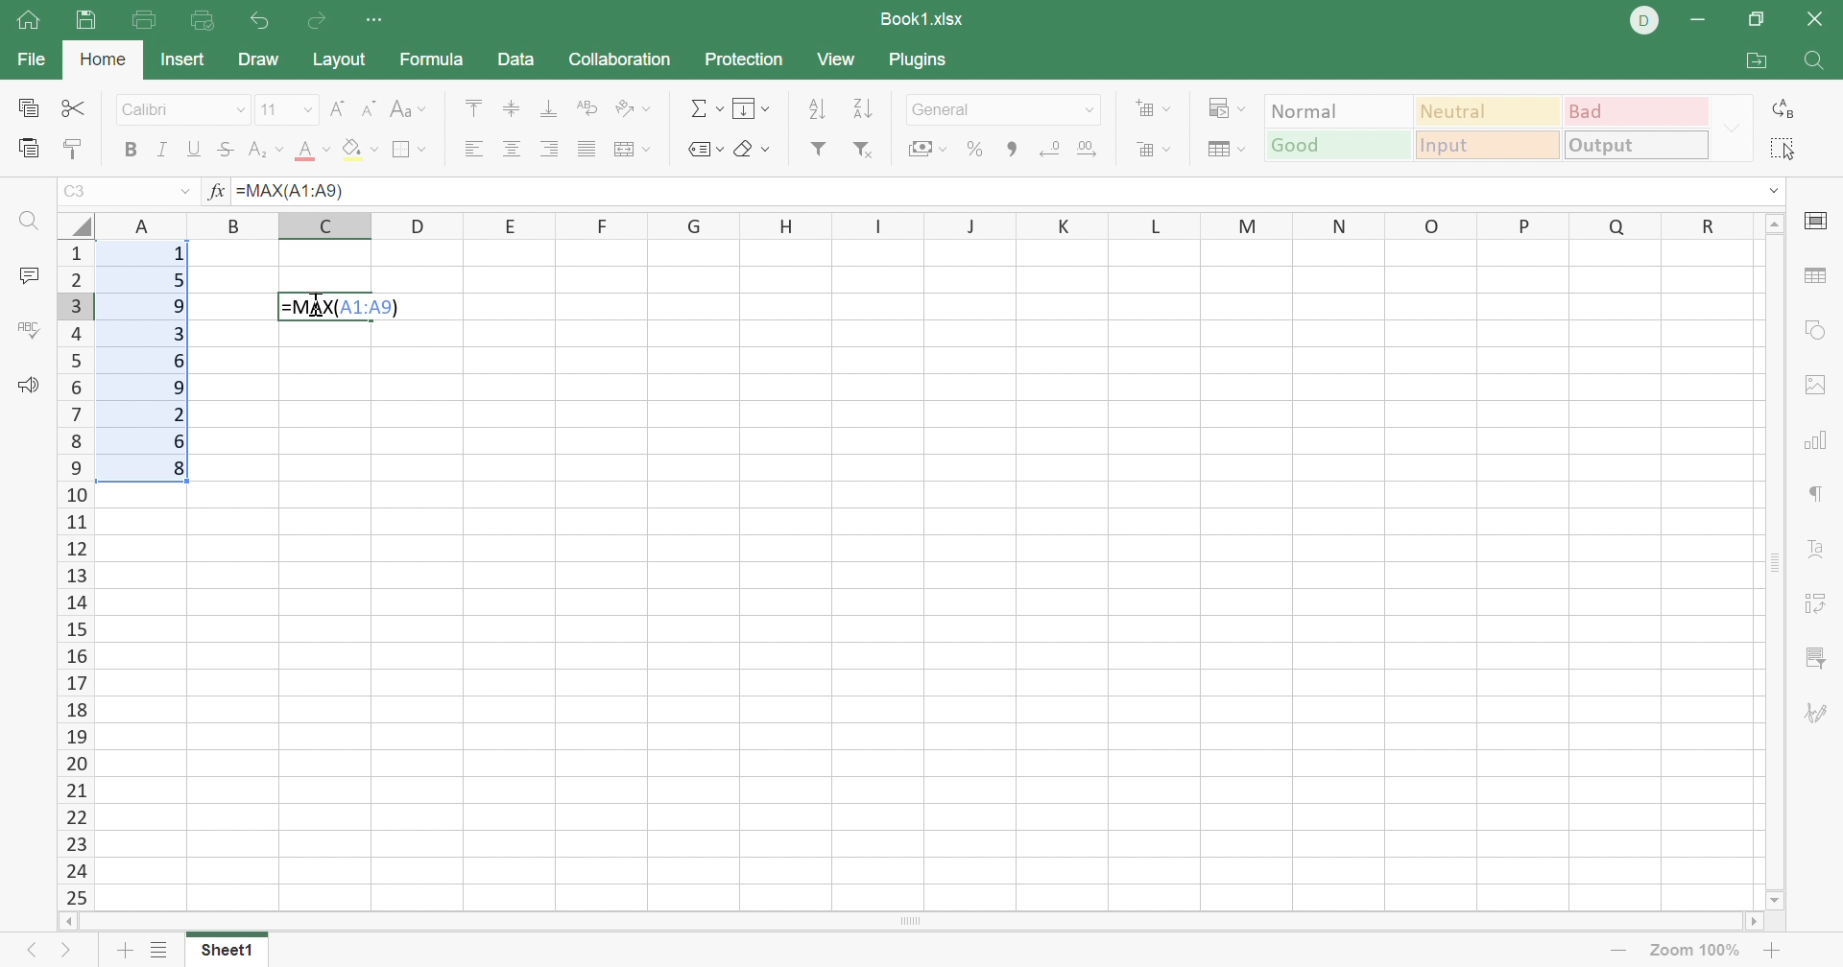  I want to click on Spell Checking, so click(30, 332).